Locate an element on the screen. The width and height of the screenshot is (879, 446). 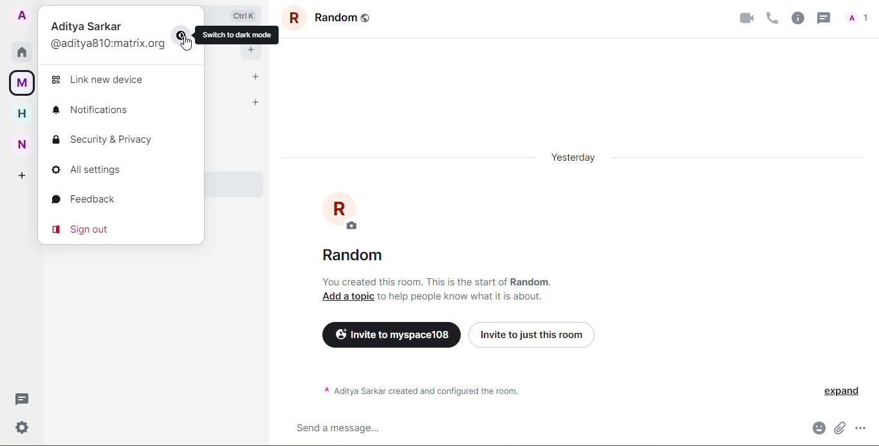
day is located at coordinates (573, 157).